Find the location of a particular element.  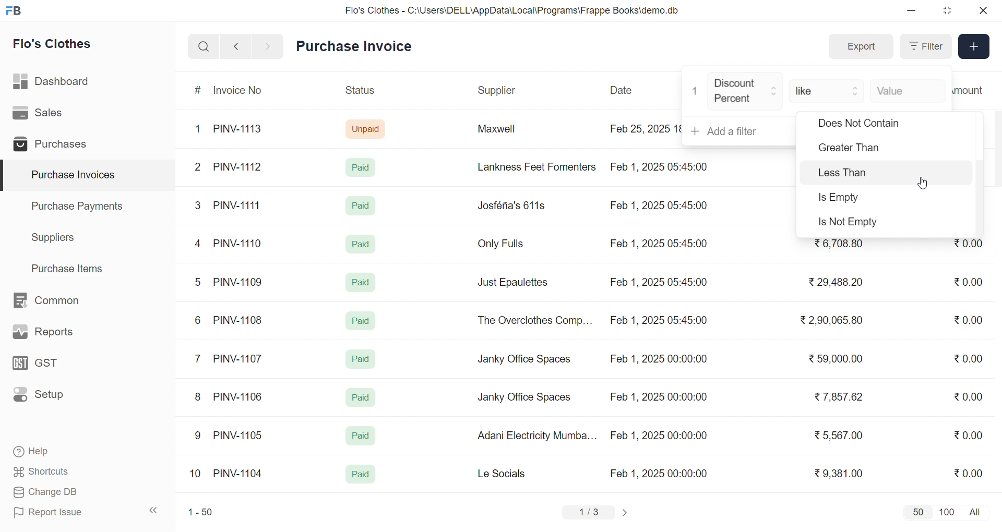

₹0.00 is located at coordinates (971, 357).